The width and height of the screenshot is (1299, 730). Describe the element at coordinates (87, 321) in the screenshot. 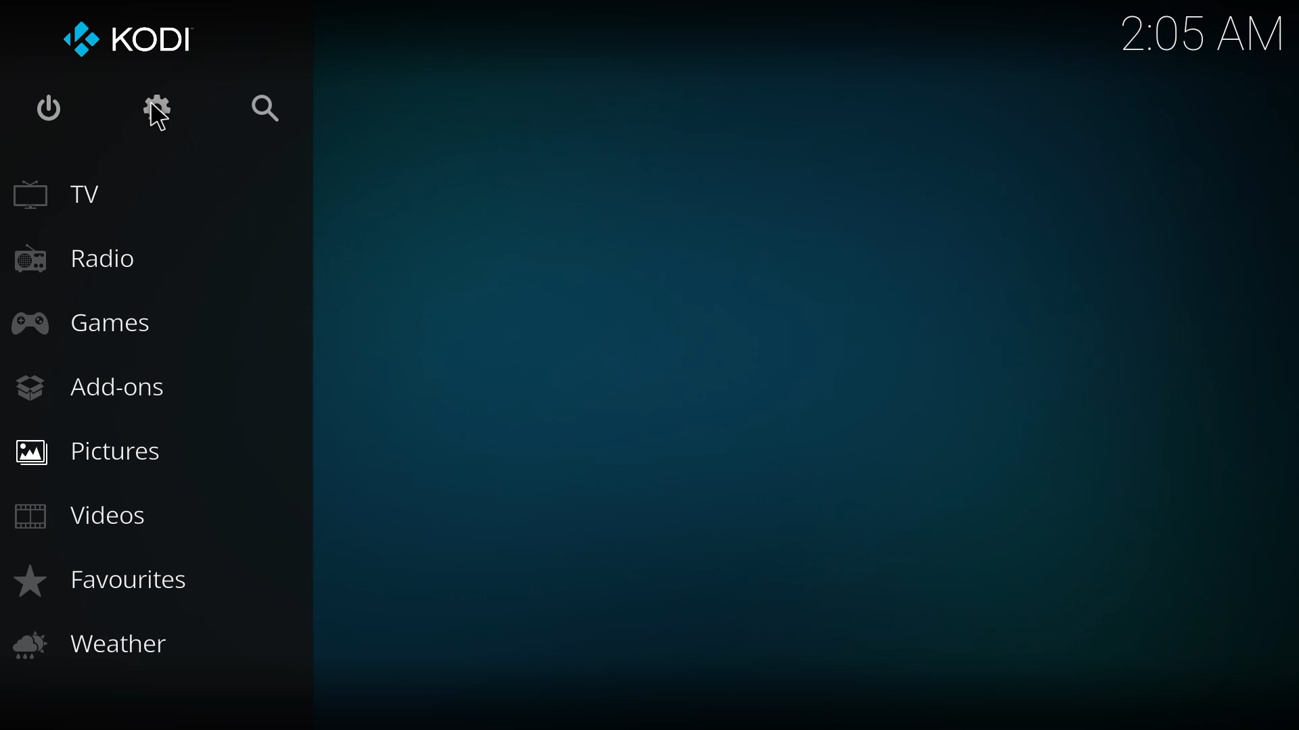

I see `games` at that location.